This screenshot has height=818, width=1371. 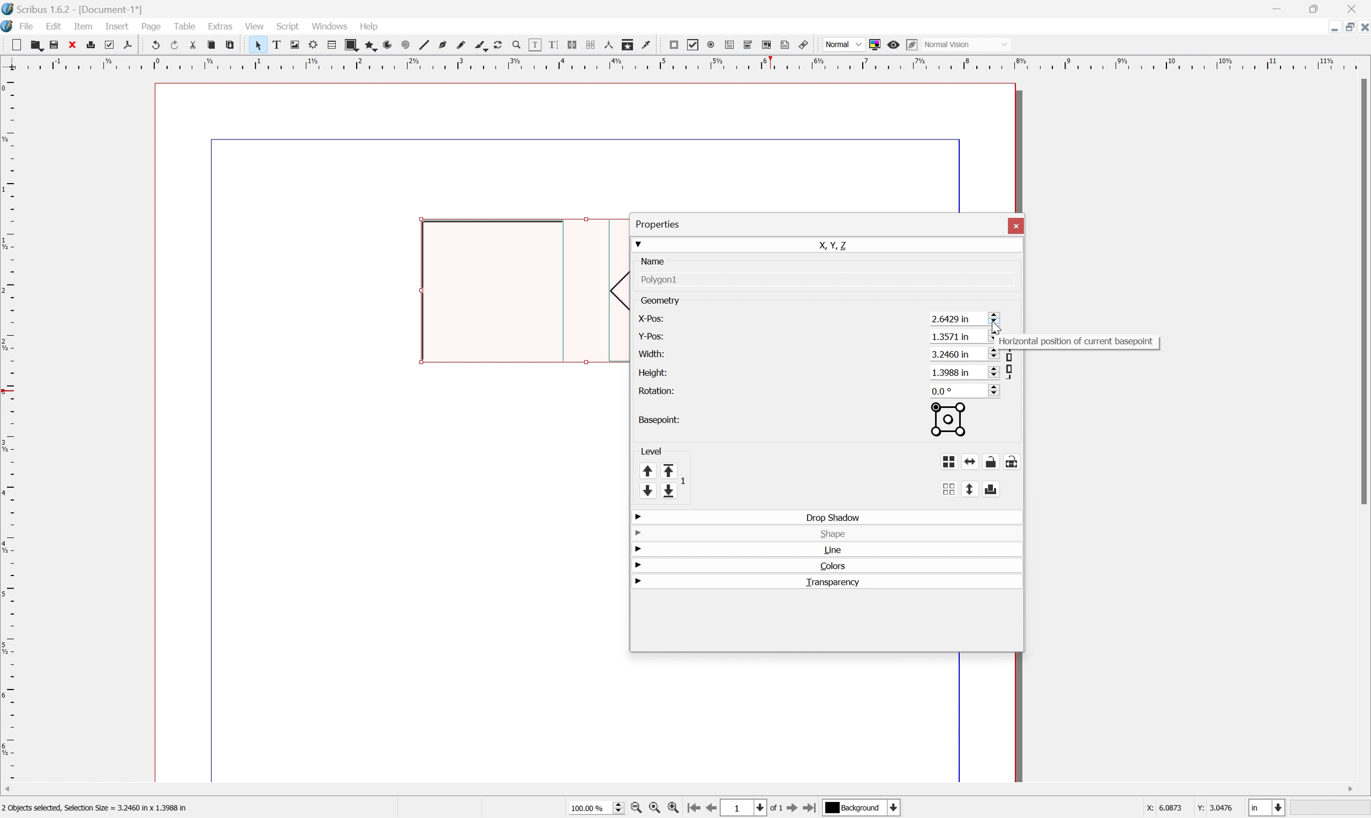 I want to click on Select current unit, so click(x=1267, y=809).